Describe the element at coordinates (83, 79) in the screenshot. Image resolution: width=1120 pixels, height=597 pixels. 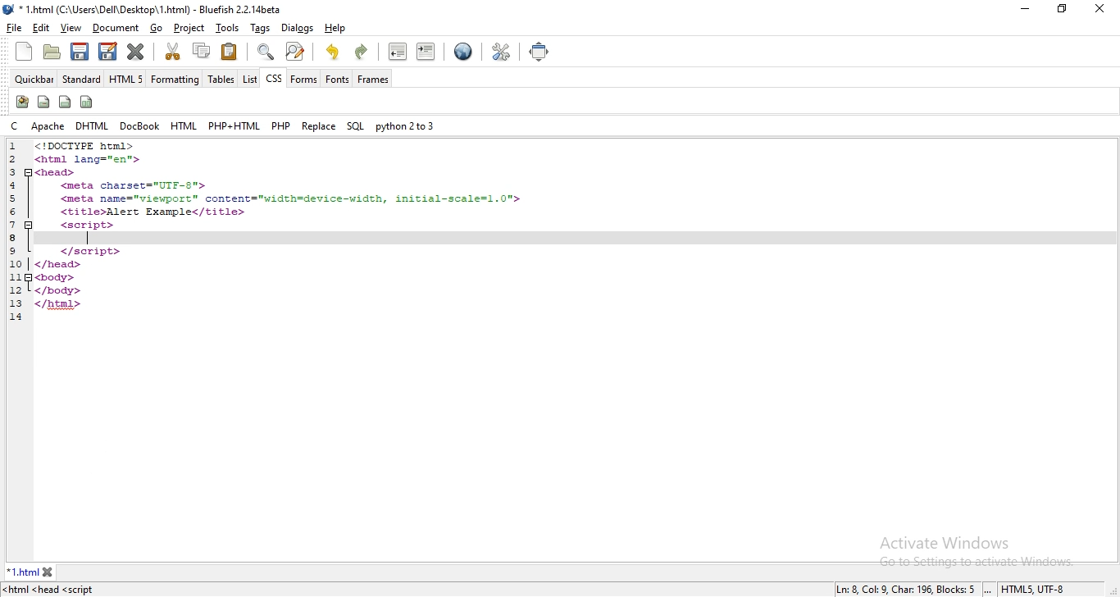
I see `standard` at that location.